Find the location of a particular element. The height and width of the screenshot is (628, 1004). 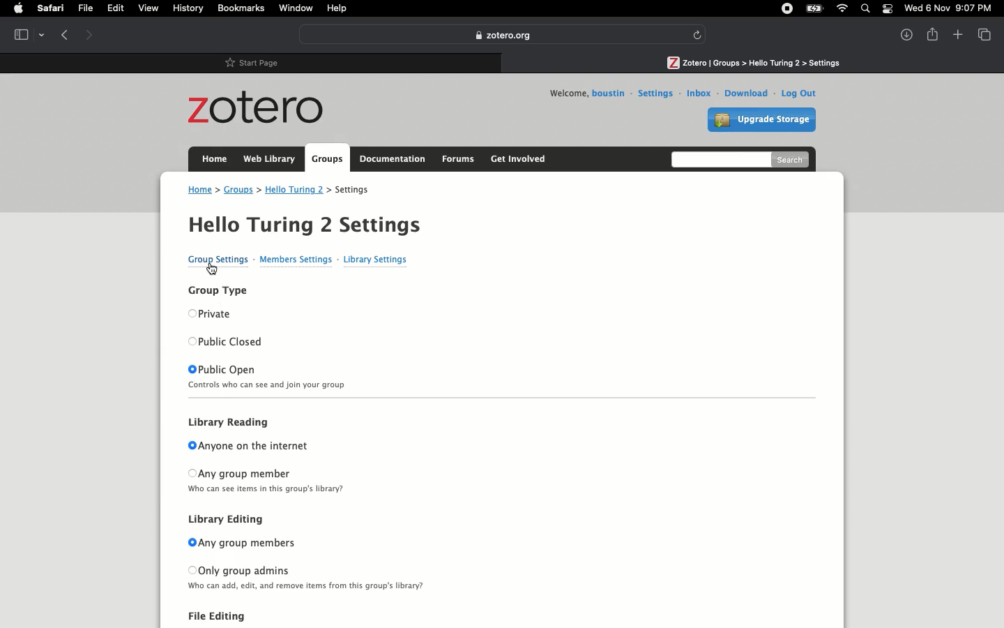

Public closed is located at coordinates (225, 341).